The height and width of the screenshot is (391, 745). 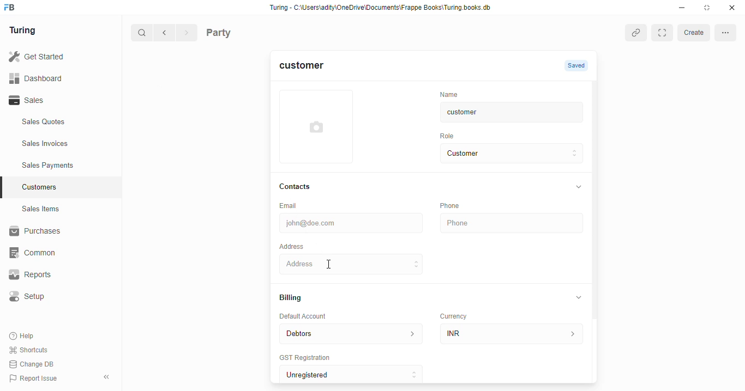 I want to click on ‘Common, so click(x=55, y=253).